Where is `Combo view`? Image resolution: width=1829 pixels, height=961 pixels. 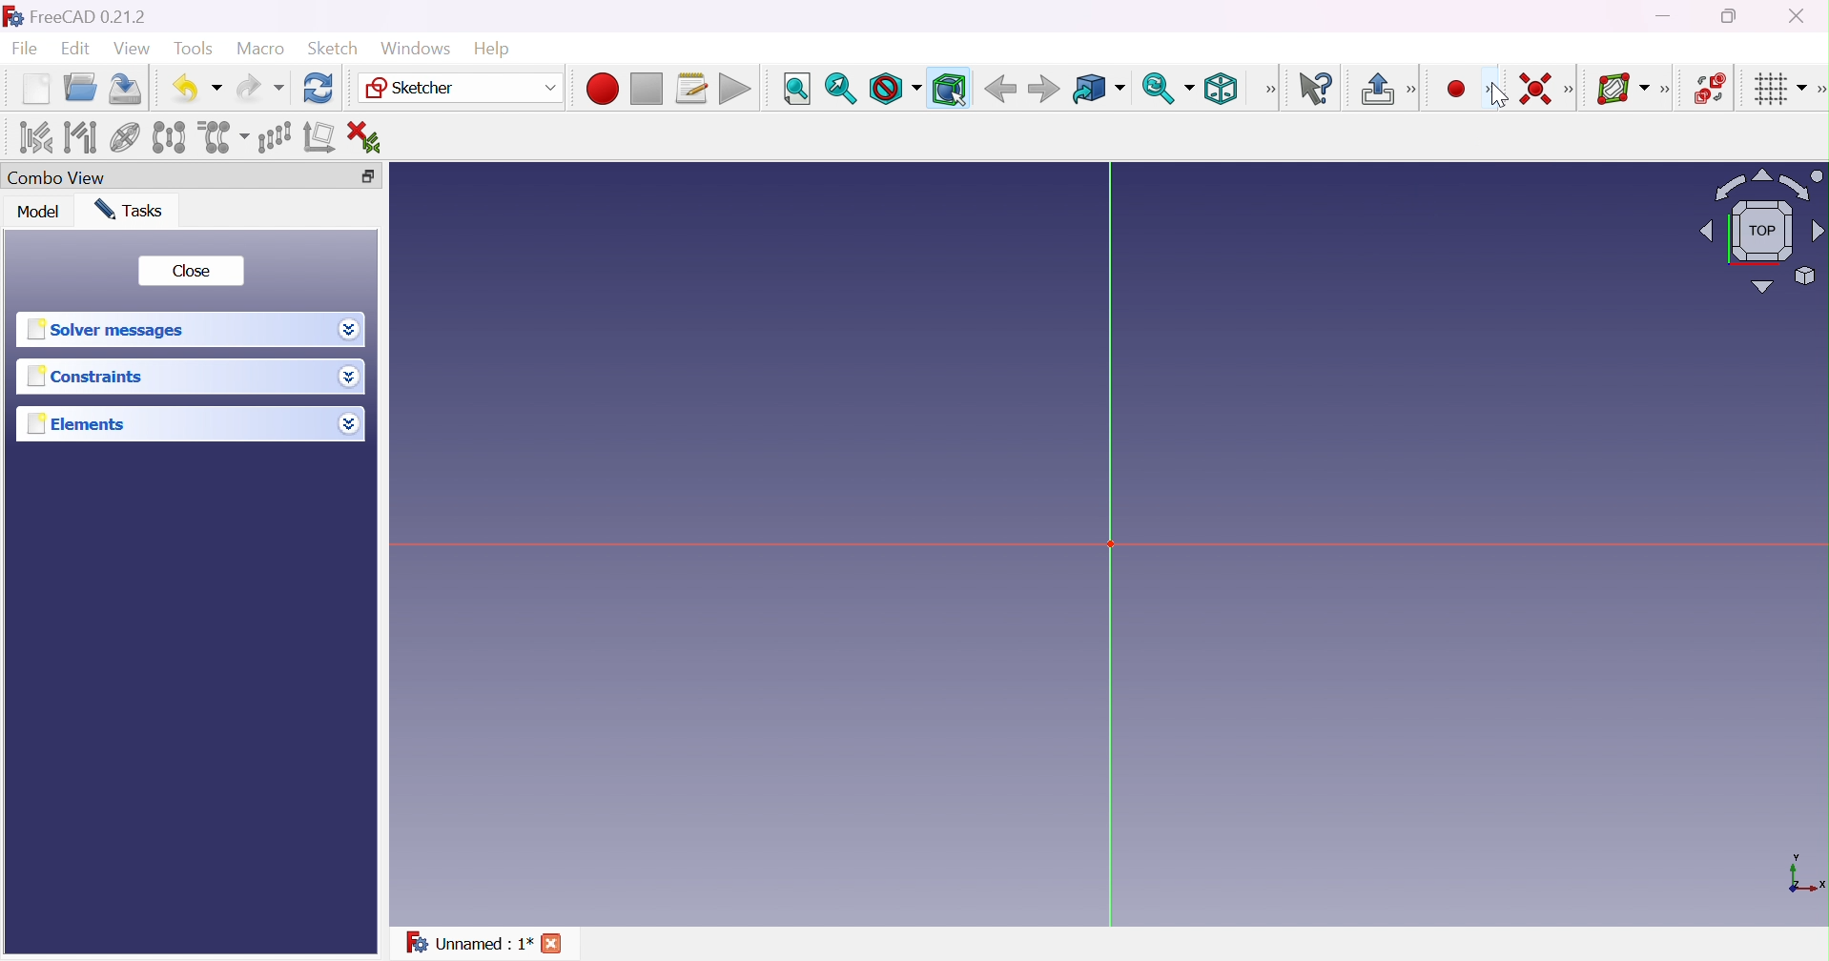 Combo view is located at coordinates (61, 177).